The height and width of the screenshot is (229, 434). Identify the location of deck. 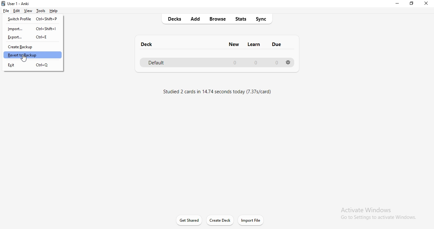
(147, 44).